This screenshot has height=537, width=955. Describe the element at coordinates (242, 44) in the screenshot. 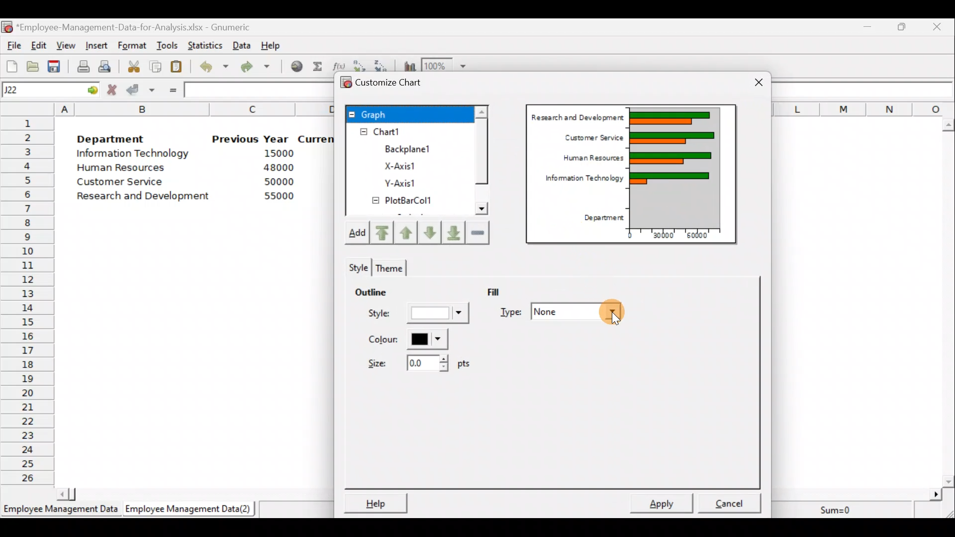

I see `Data` at that location.